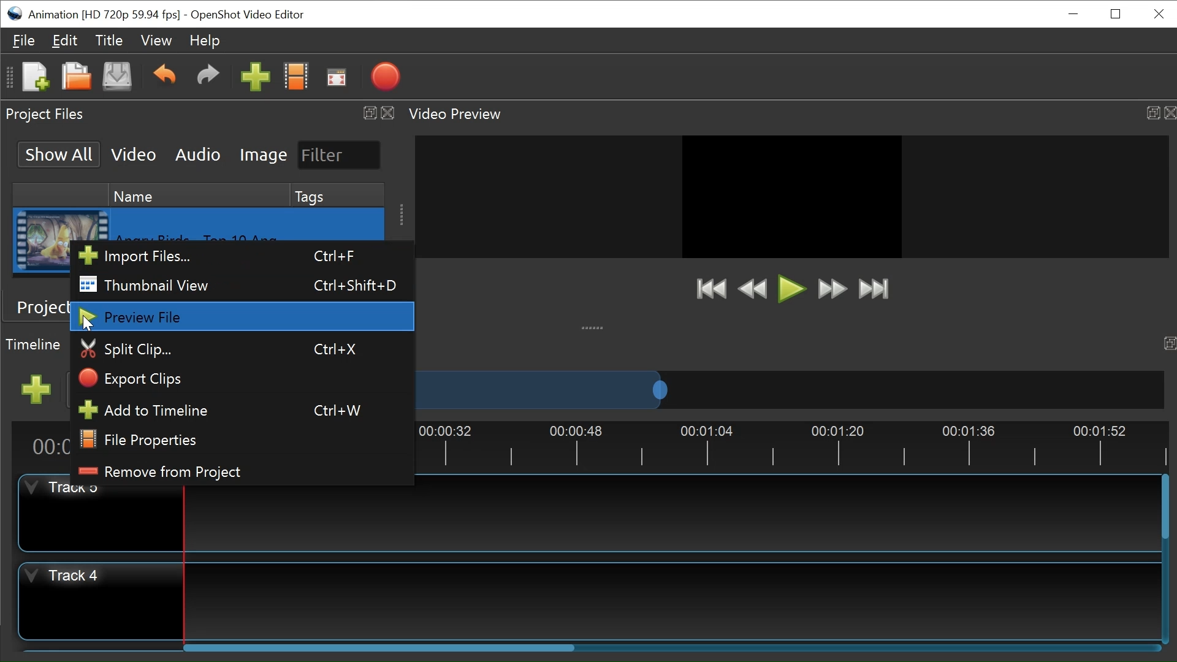 This screenshot has width=1177, height=662. Describe the element at coordinates (1169, 112) in the screenshot. I see `Close` at that location.